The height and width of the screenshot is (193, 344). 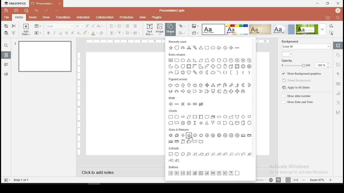 I want to click on columns, so click(x=136, y=33).